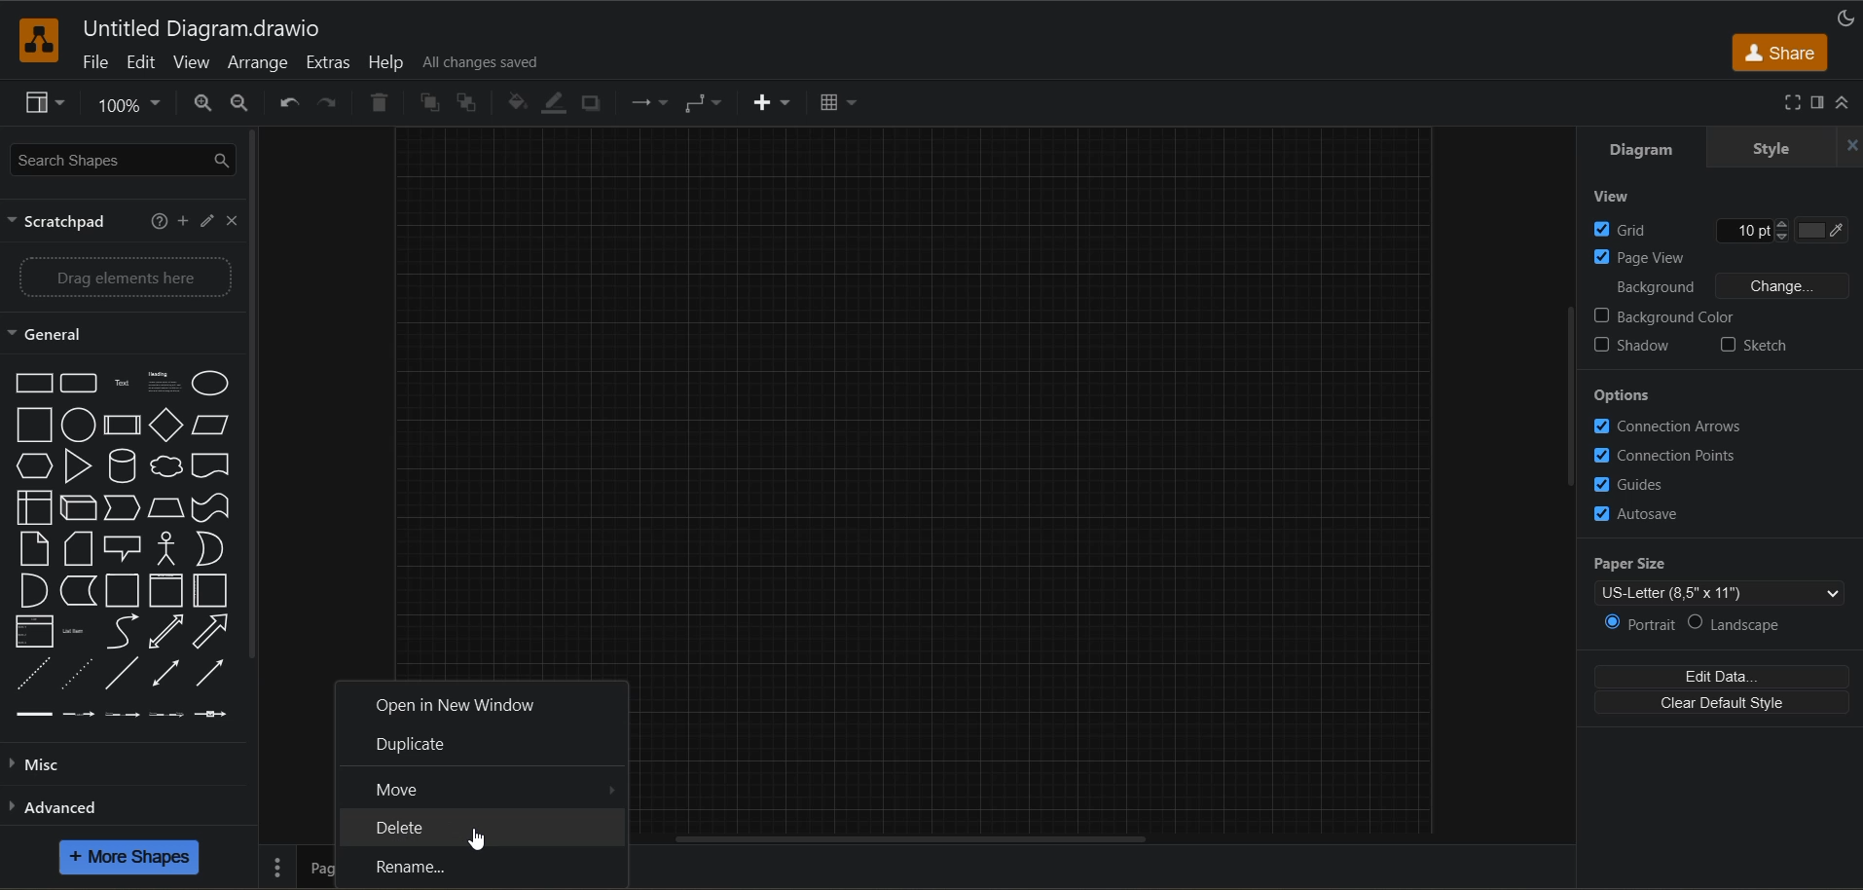 The width and height of the screenshot is (1863, 890). I want to click on to front, so click(428, 102).